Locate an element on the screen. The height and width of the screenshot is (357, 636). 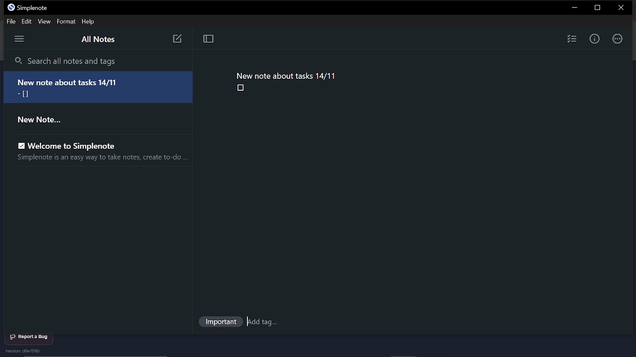
Version d6e788b is located at coordinates (25, 351).